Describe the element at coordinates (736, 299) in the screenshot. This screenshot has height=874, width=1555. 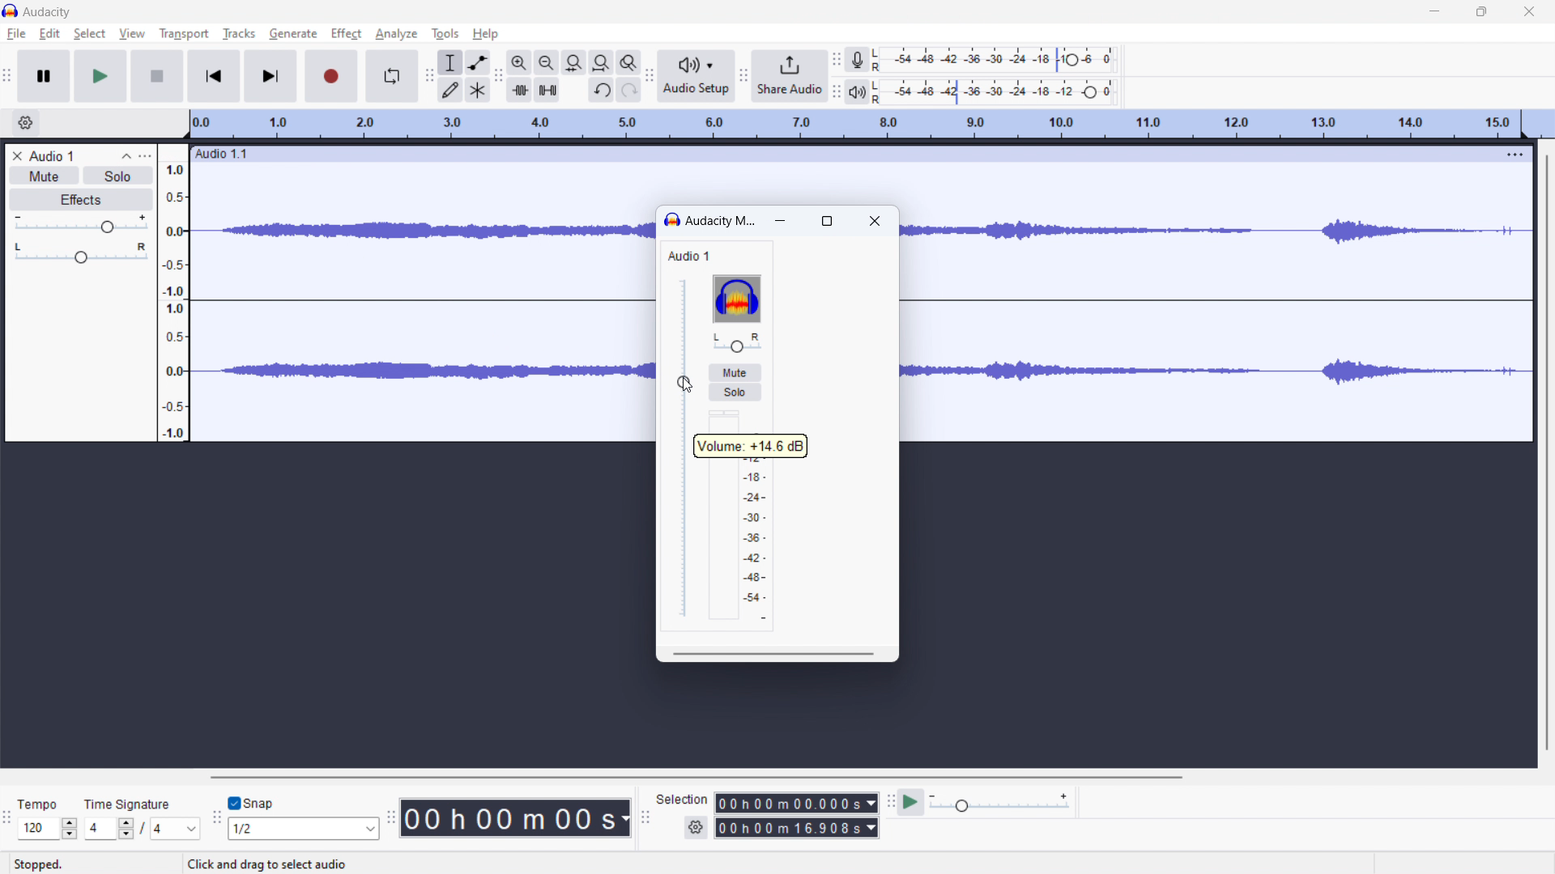
I see `logo` at that location.